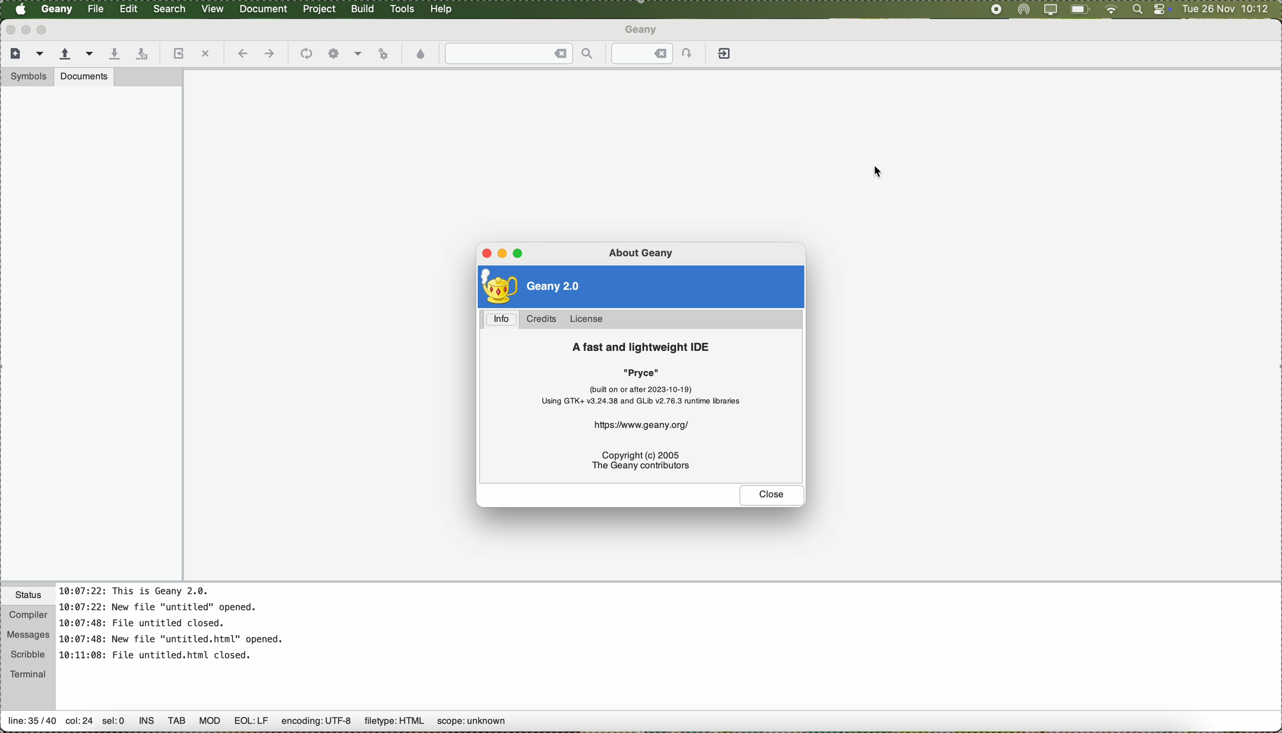 The height and width of the screenshot is (733, 1282). Describe the element at coordinates (114, 723) in the screenshot. I see `sel:0` at that location.